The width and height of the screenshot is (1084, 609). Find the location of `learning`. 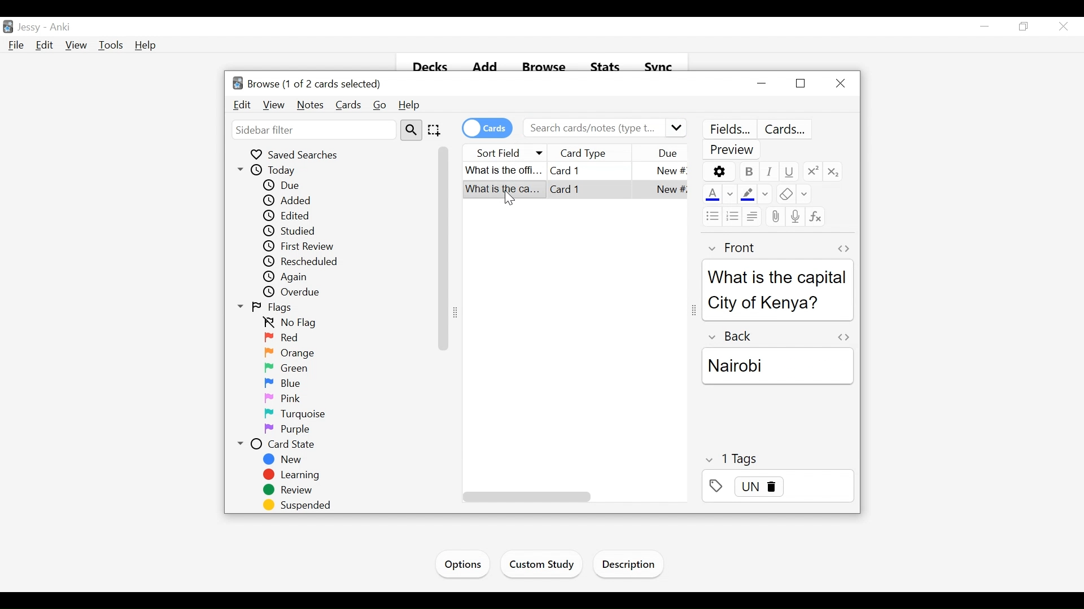

learning is located at coordinates (292, 475).